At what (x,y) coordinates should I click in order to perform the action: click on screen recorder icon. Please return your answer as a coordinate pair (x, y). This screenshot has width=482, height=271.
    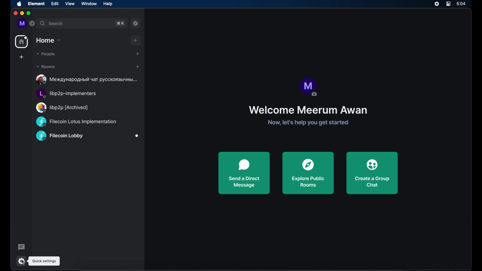
    Looking at the image, I should click on (437, 4).